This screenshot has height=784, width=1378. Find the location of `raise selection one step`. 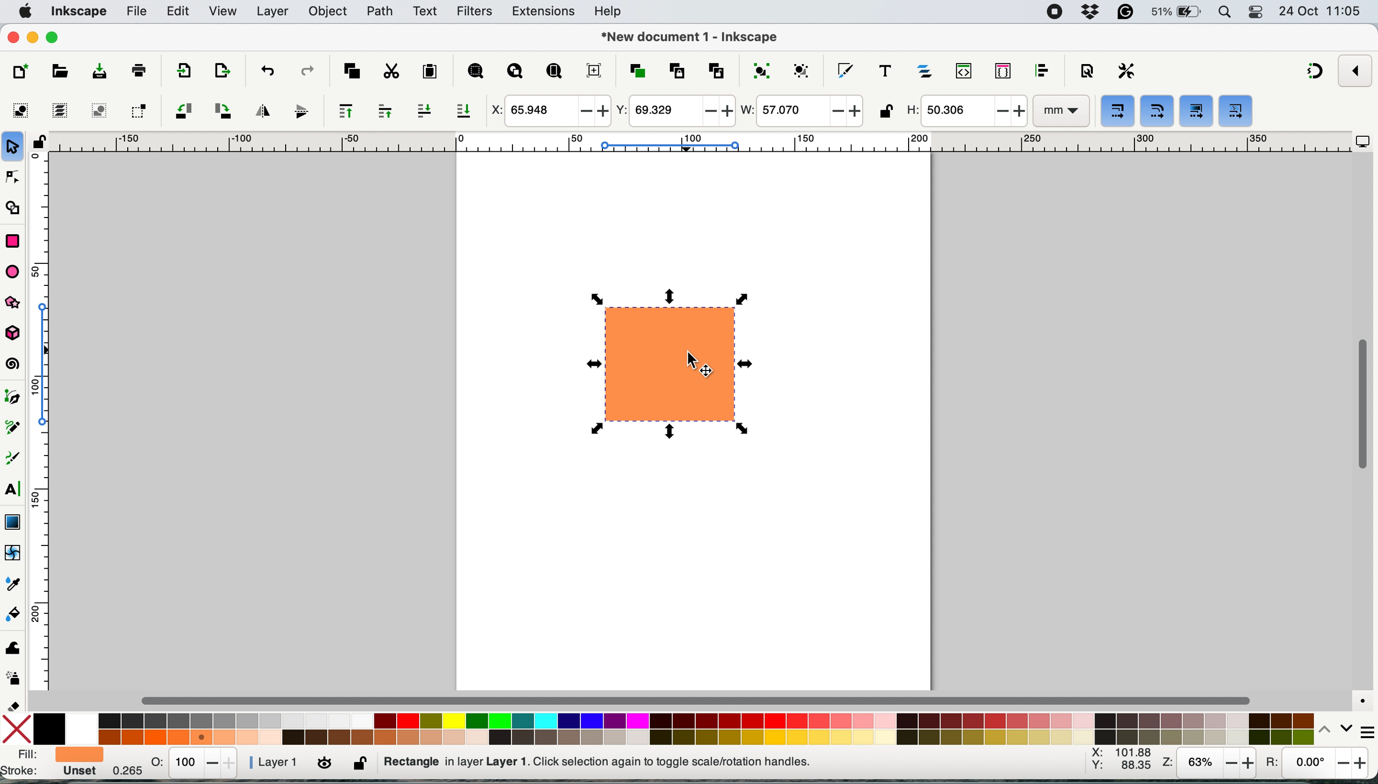

raise selection one step is located at coordinates (384, 111).